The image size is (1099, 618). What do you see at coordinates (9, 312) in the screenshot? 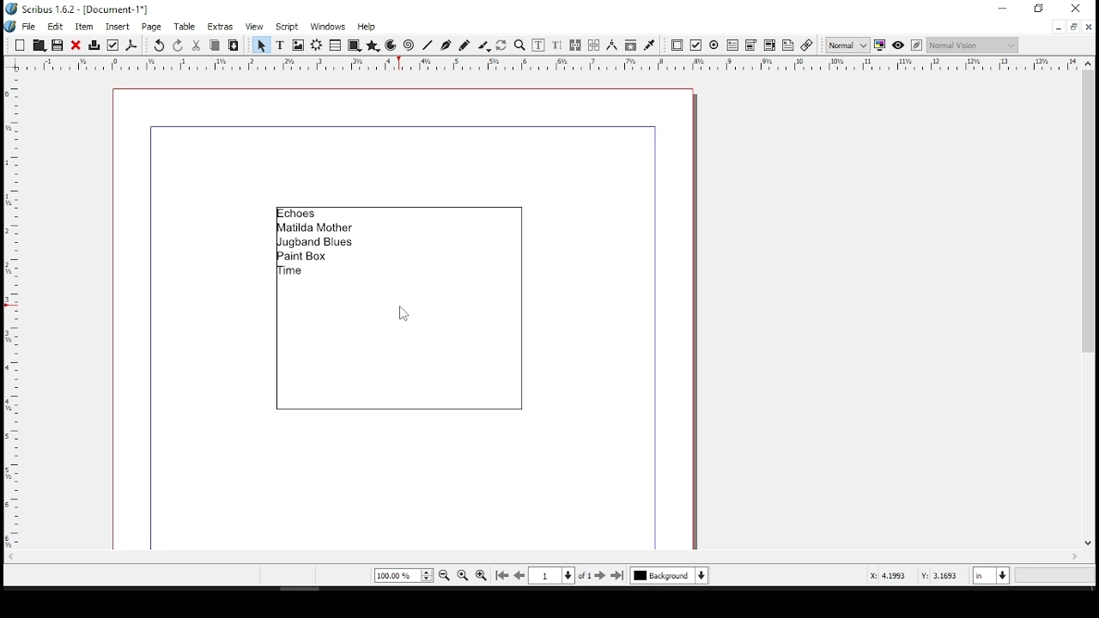
I see `vertical scale` at bounding box center [9, 312].